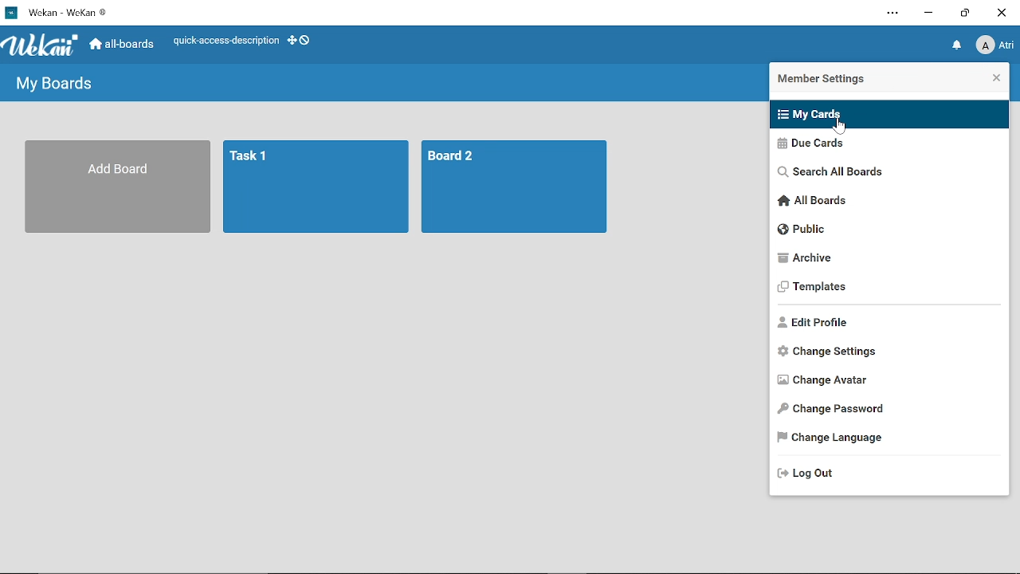  Describe the element at coordinates (885, 230) in the screenshot. I see `Public` at that location.